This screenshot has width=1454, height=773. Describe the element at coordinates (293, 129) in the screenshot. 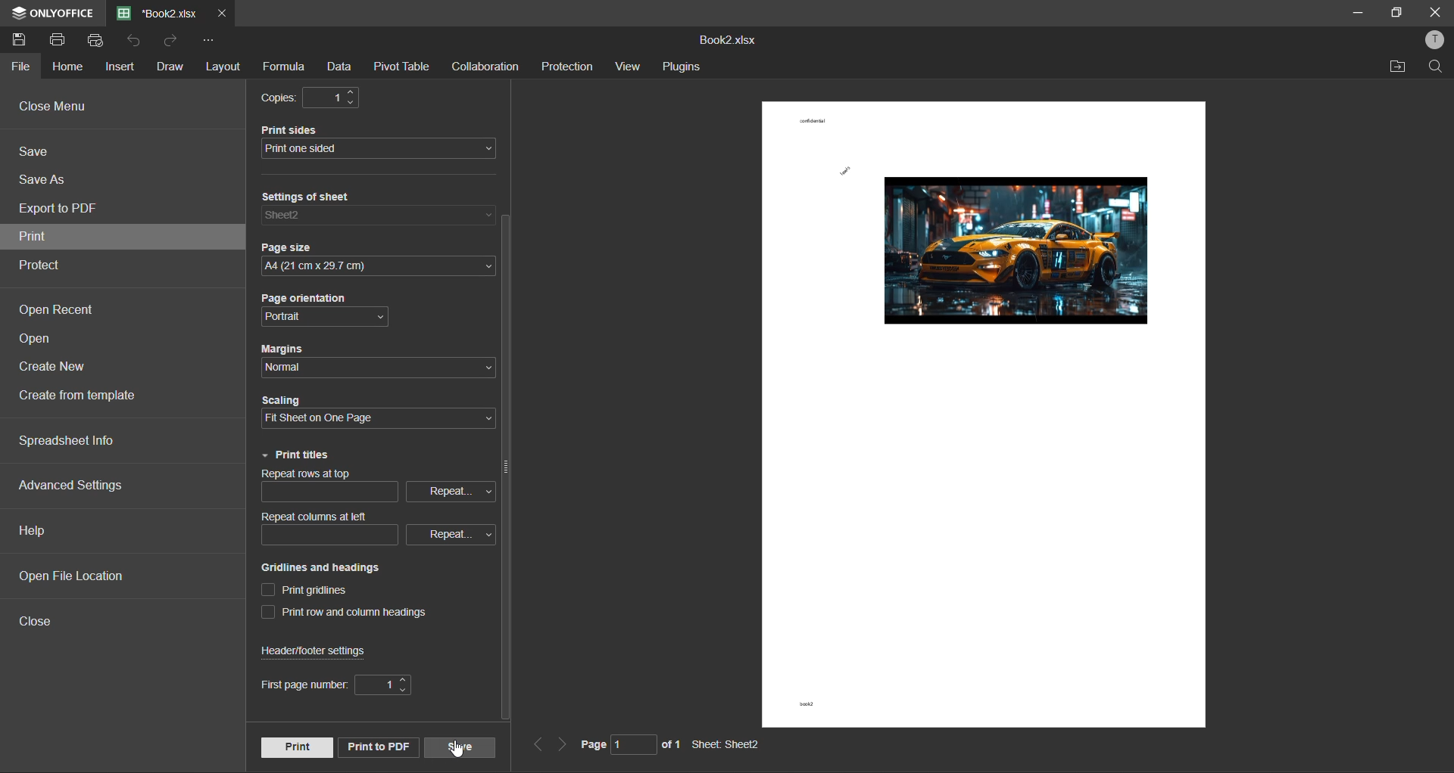

I see `Print sides` at that location.